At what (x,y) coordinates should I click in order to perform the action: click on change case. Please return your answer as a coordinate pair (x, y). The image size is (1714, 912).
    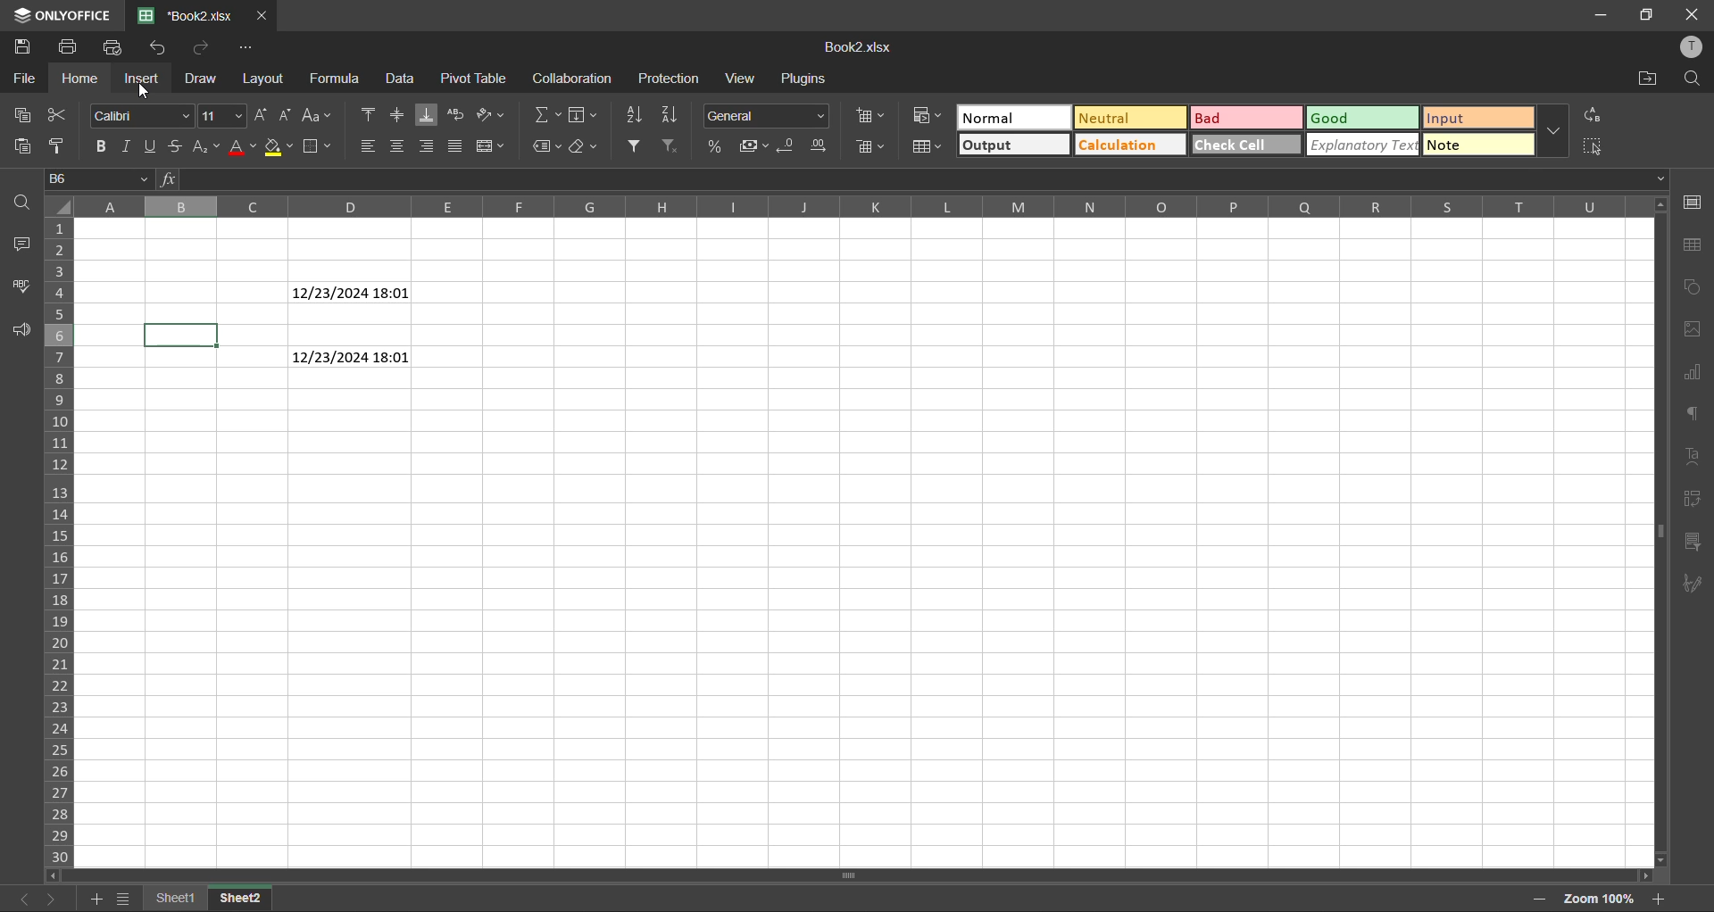
    Looking at the image, I should click on (318, 114).